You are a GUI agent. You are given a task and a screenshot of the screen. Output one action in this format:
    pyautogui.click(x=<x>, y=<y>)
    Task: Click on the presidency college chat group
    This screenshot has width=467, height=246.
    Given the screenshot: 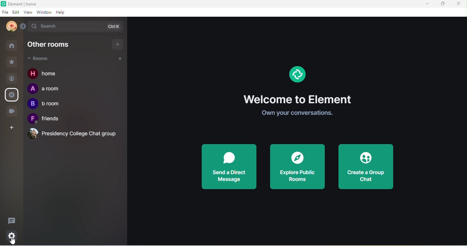 What is the action you would take?
    pyautogui.click(x=71, y=133)
    